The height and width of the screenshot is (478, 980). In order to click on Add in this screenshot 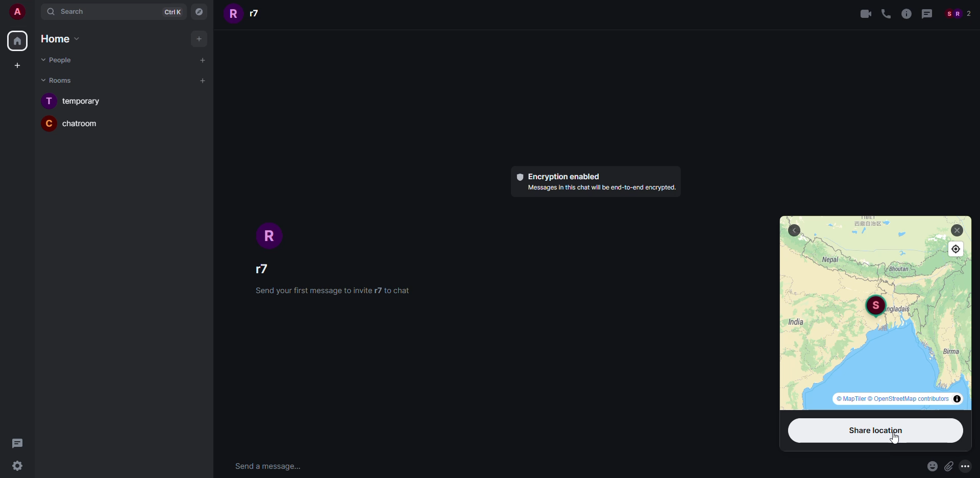, I will do `click(200, 38)`.